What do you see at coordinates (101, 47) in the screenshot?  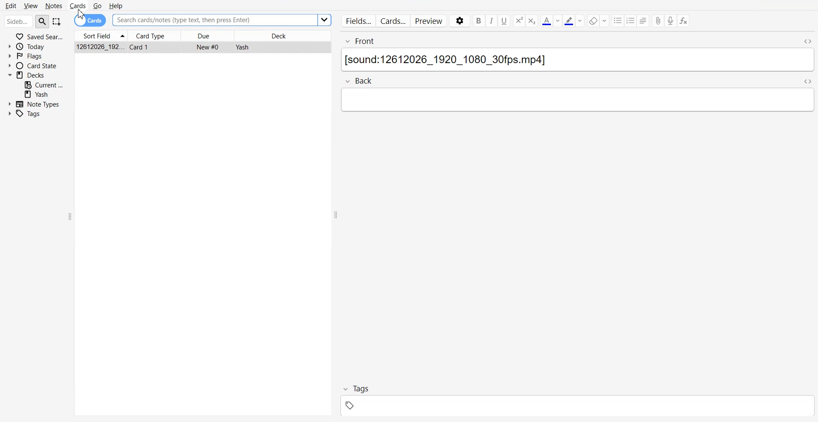 I see `12612026_192` at bounding box center [101, 47].